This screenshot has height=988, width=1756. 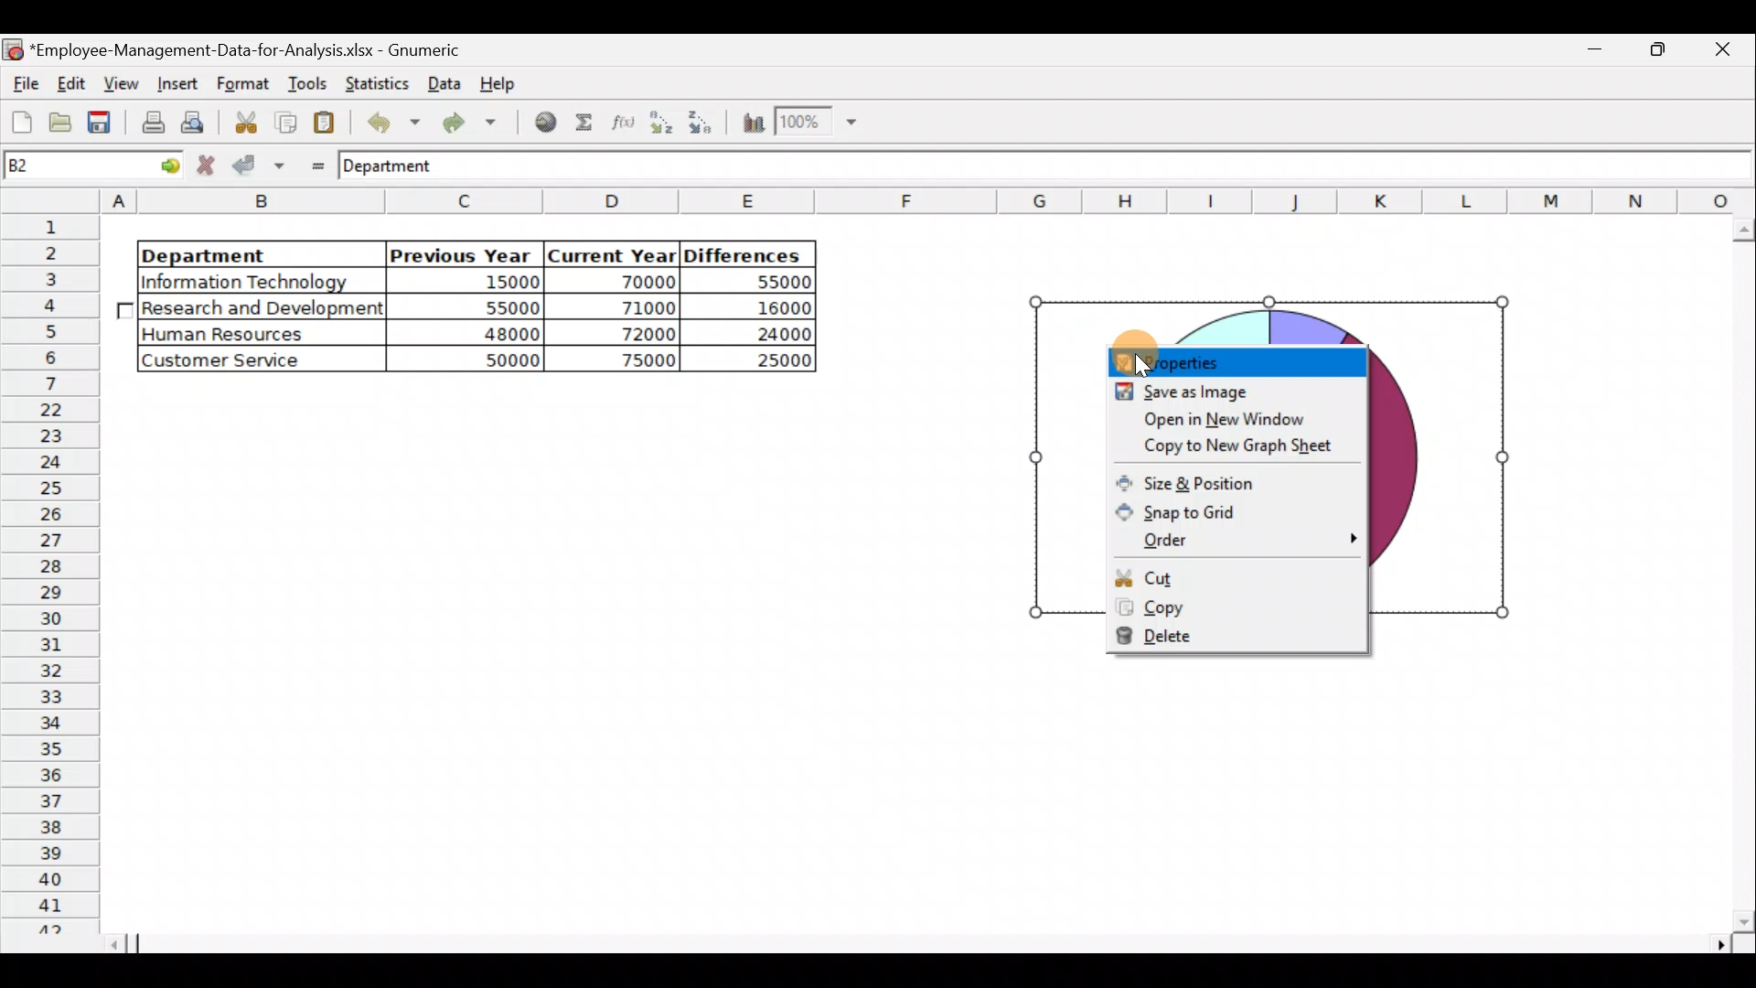 What do you see at coordinates (485, 358) in the screenshot?
I see `50000` at bounding box center [485, 358].